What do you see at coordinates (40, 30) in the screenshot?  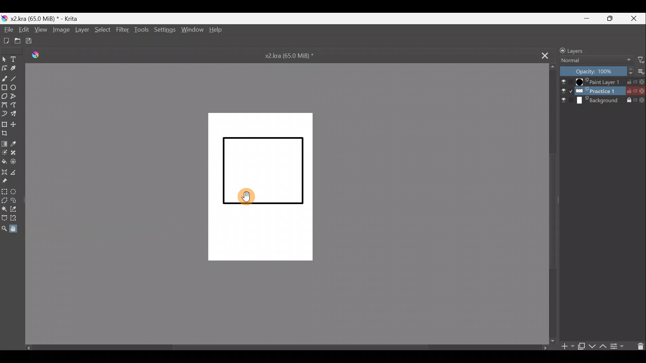 I see `View` at bounding box center [40, 30].